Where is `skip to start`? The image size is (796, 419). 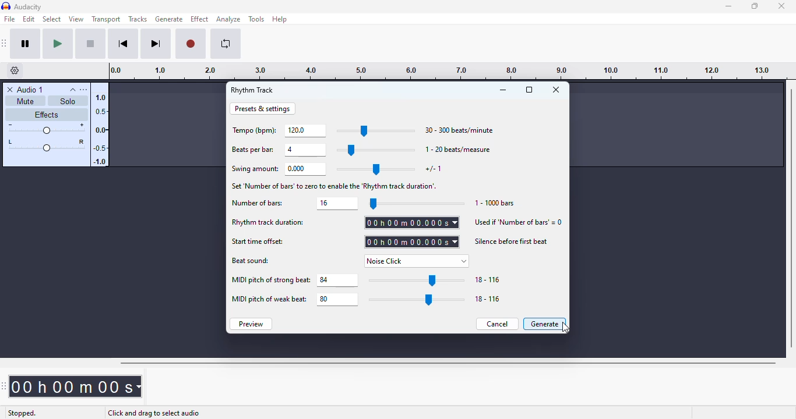 skip to start is located at coordinates (124, 44).